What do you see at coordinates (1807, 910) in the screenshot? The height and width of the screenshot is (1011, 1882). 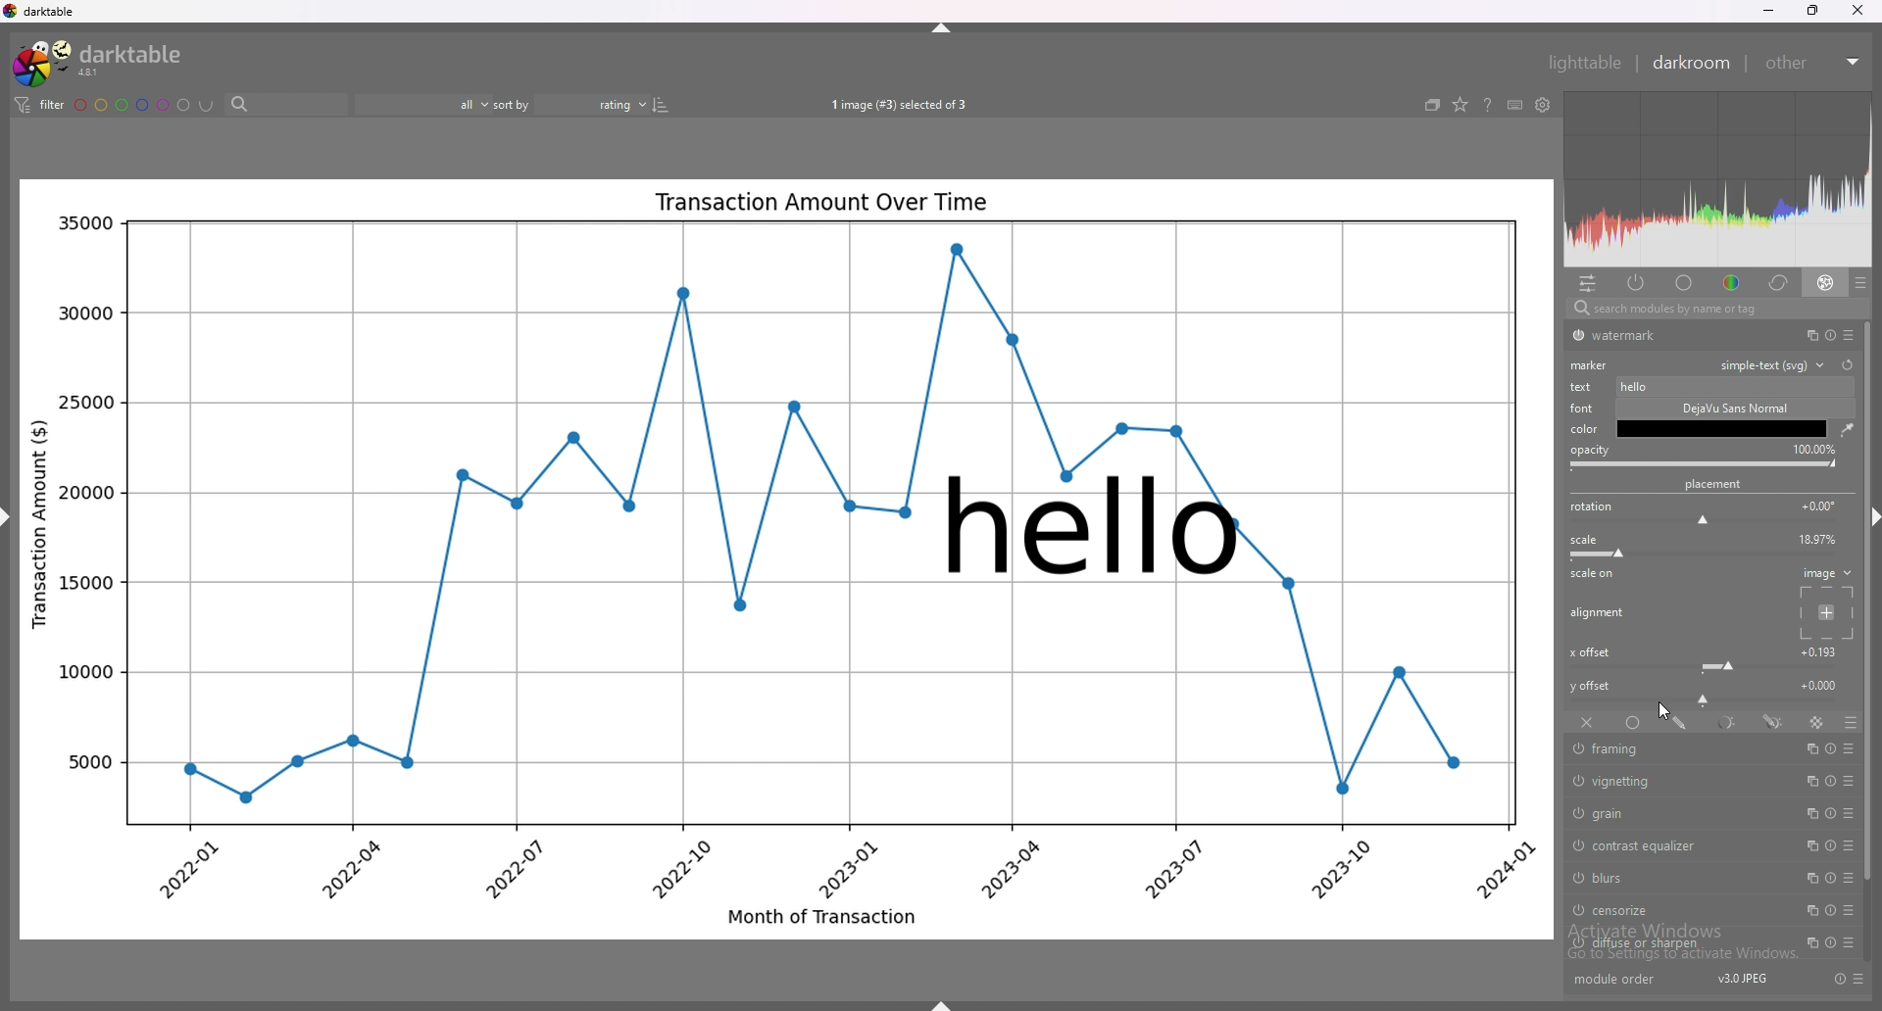 I see `multiple instances action` at bounding box center [1807, 910].